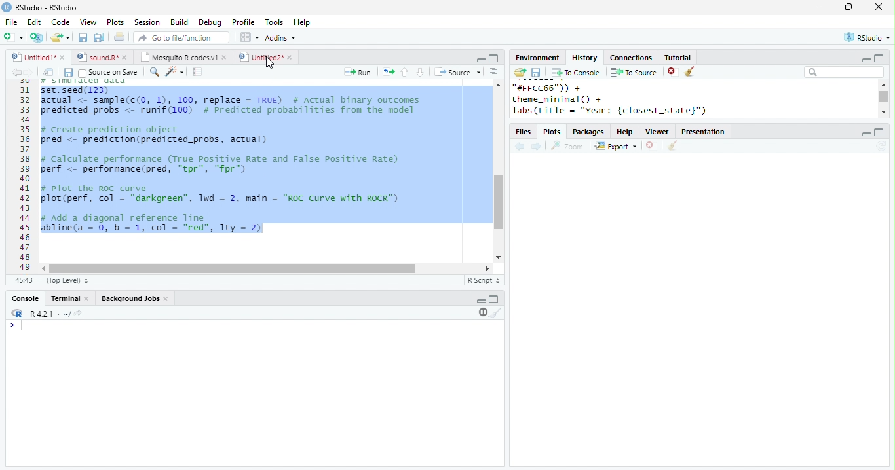 This screenshot has width=895, height=470. I want to click on close, so click(879, 7).